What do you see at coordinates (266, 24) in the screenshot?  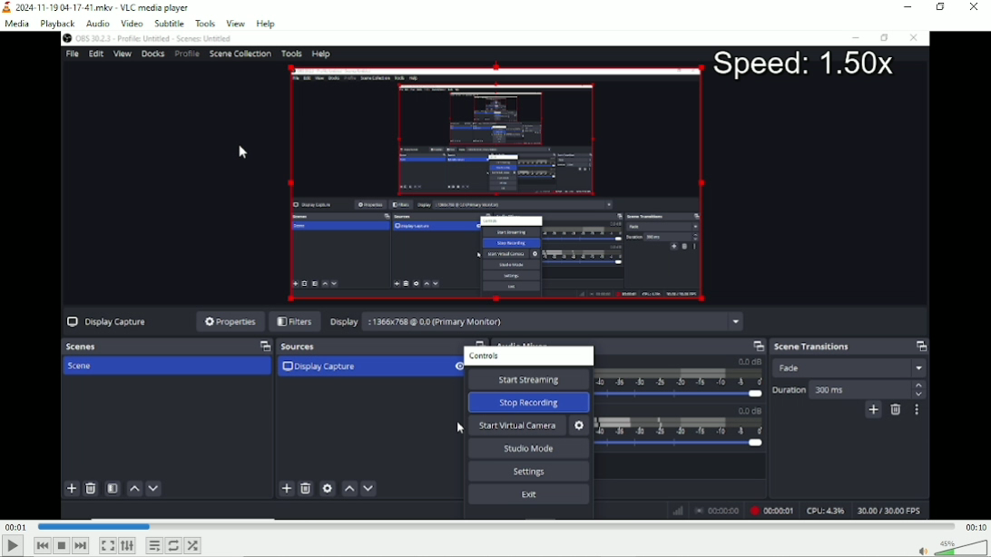 I see `help` at bounding box center [266, 24].